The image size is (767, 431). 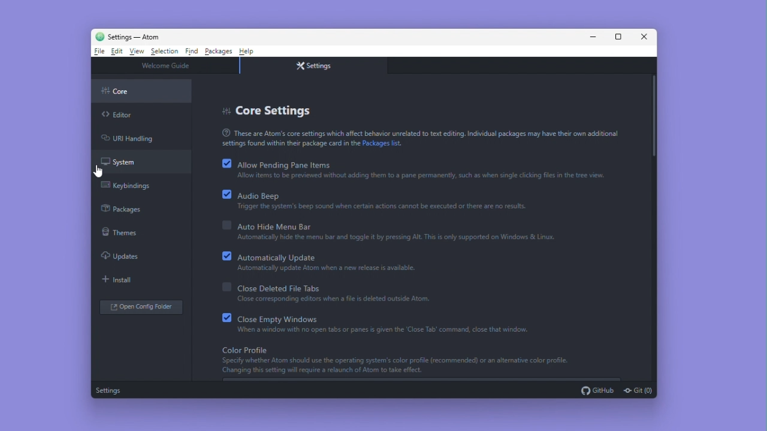 What do you see at coordinates (138, 51) in the screenshot?
I see `View` at bounding box center [138, 51].